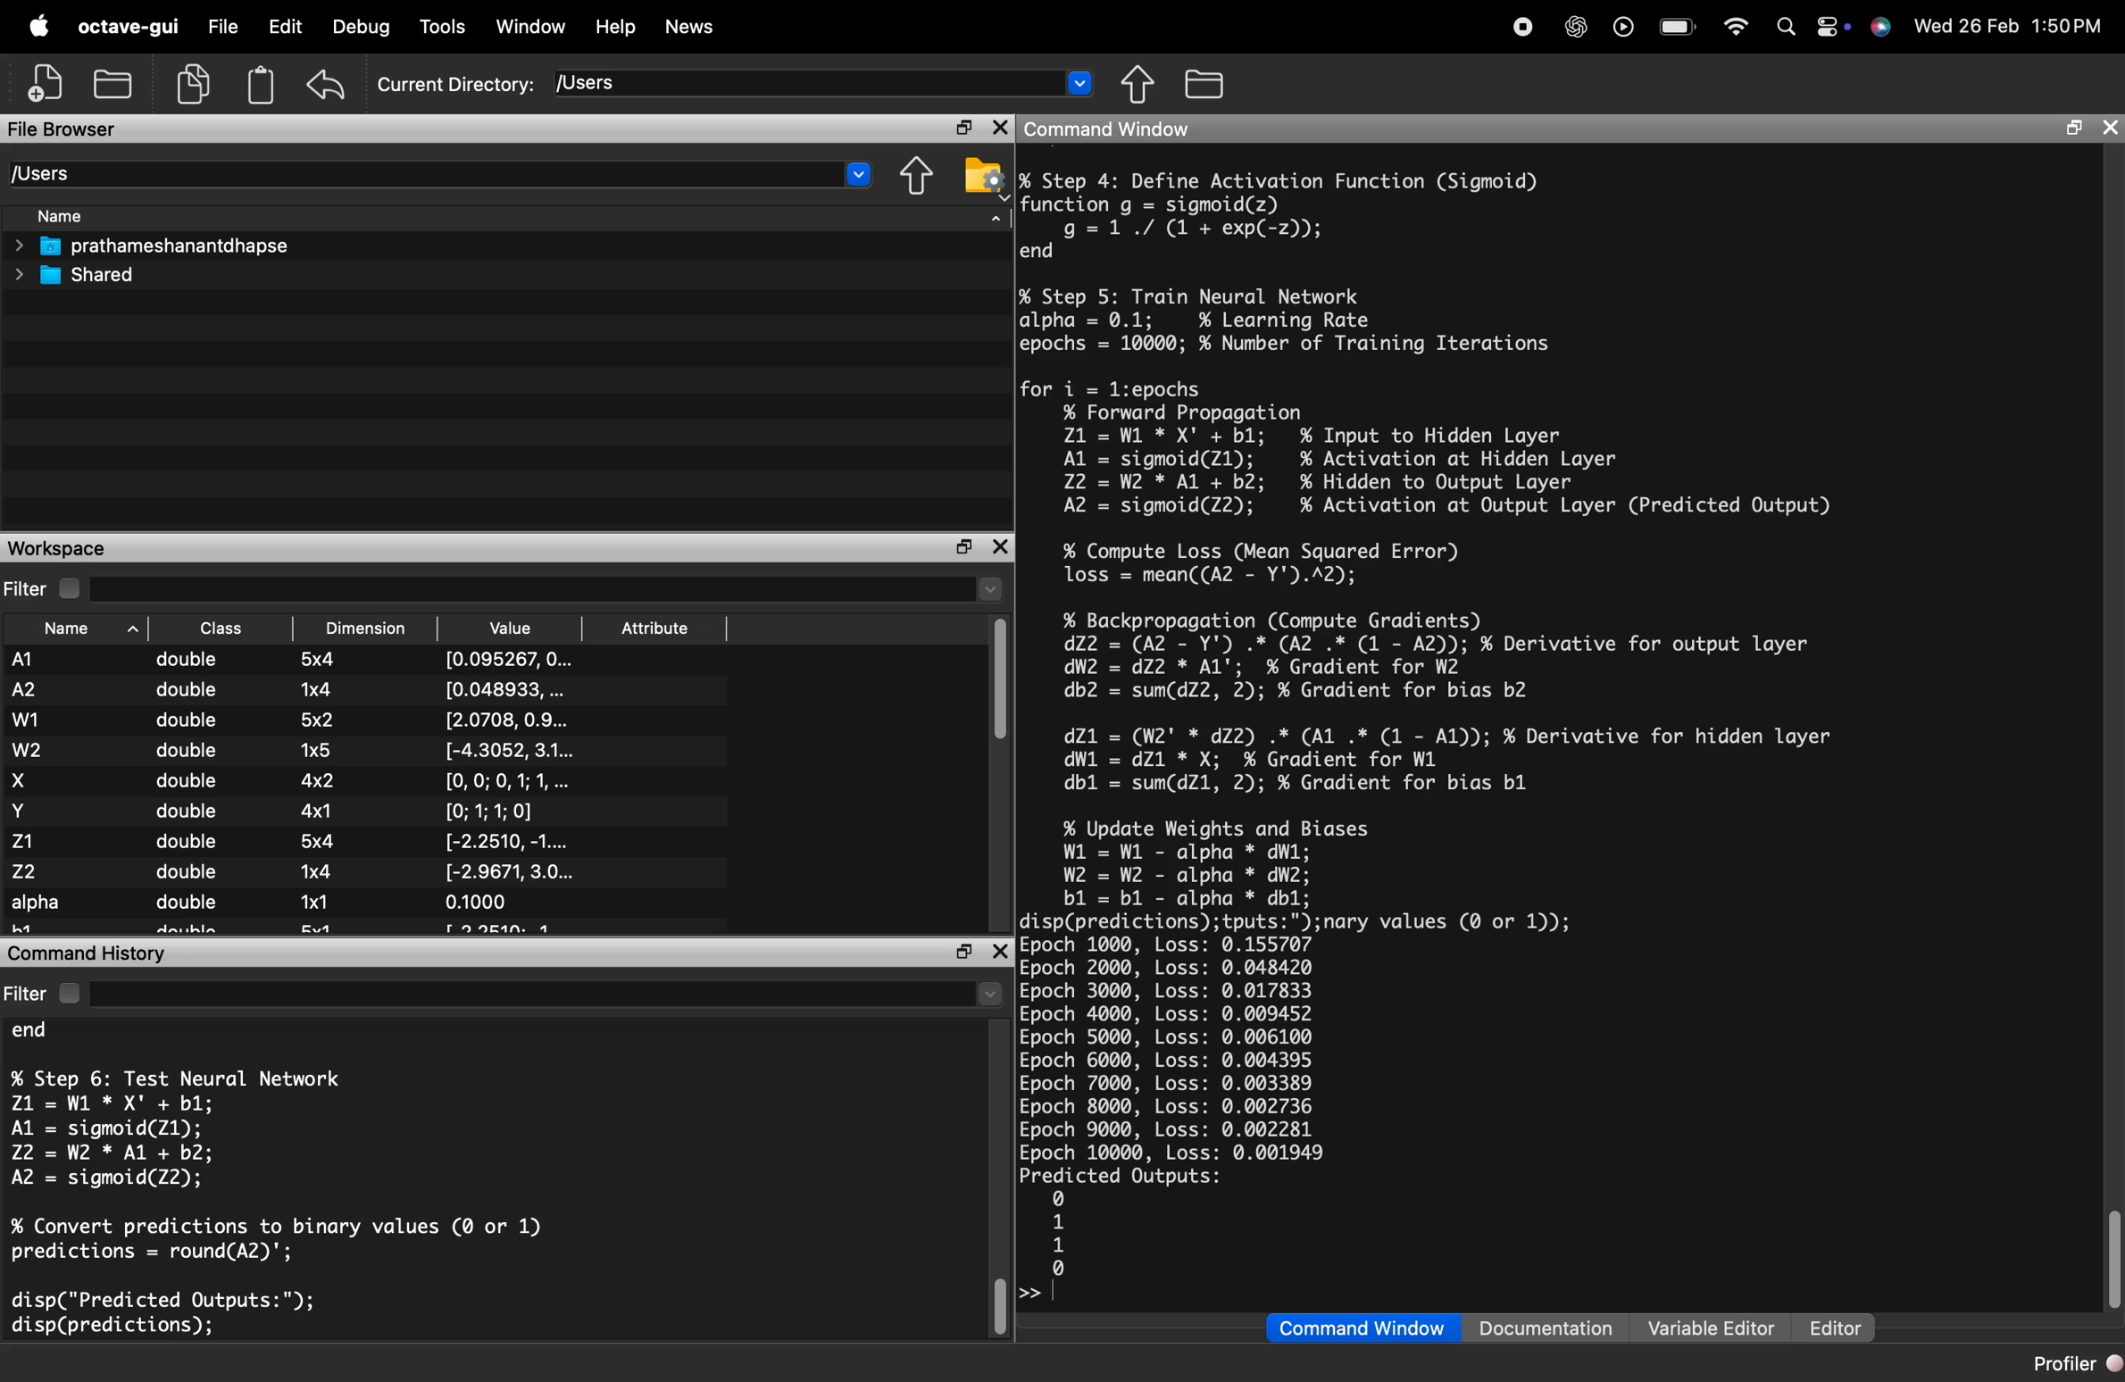 The image size is (2125, 1382). What do you see at coordinates (964, 129) in the screenshot?
I see `Maximize` at bounding box center [964, 129].